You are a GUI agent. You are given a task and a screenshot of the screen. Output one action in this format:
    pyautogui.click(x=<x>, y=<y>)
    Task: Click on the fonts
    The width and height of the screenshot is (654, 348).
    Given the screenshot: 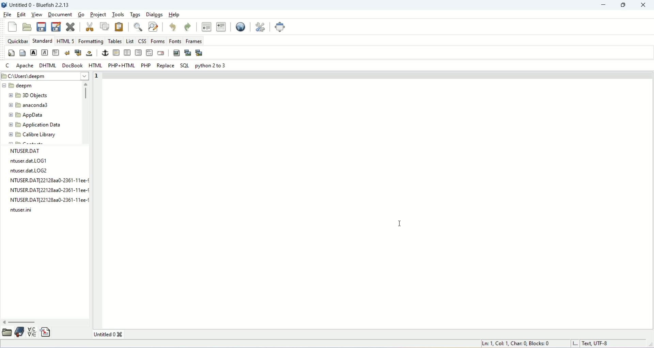 What is the action you would take?
    pyautogui.click(x=175, y=41)
    